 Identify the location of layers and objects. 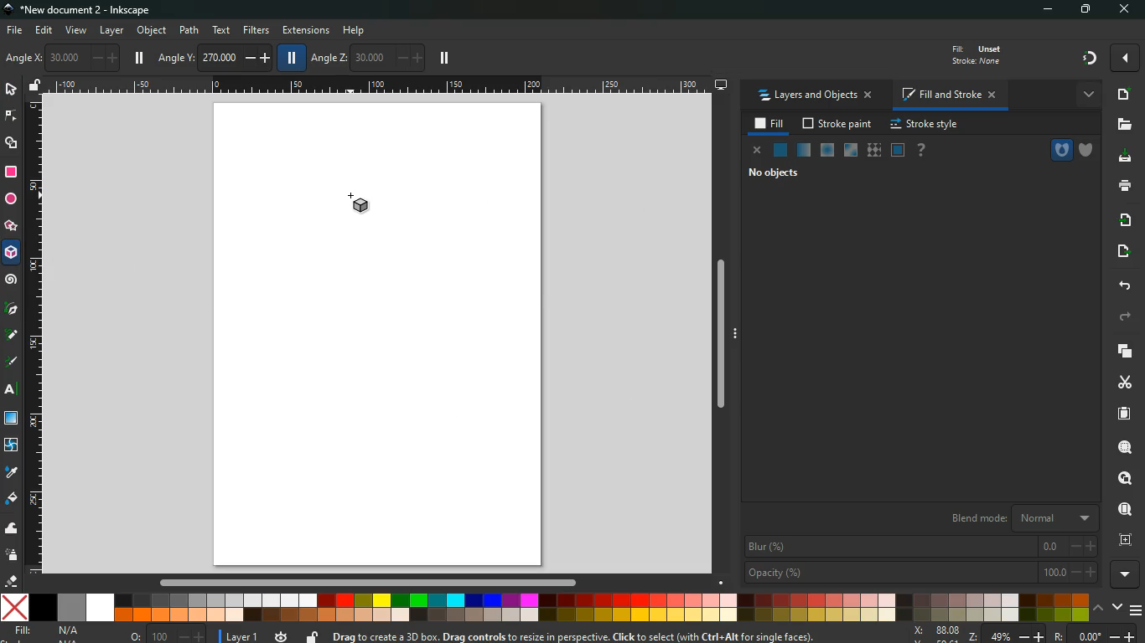
(815, 96).